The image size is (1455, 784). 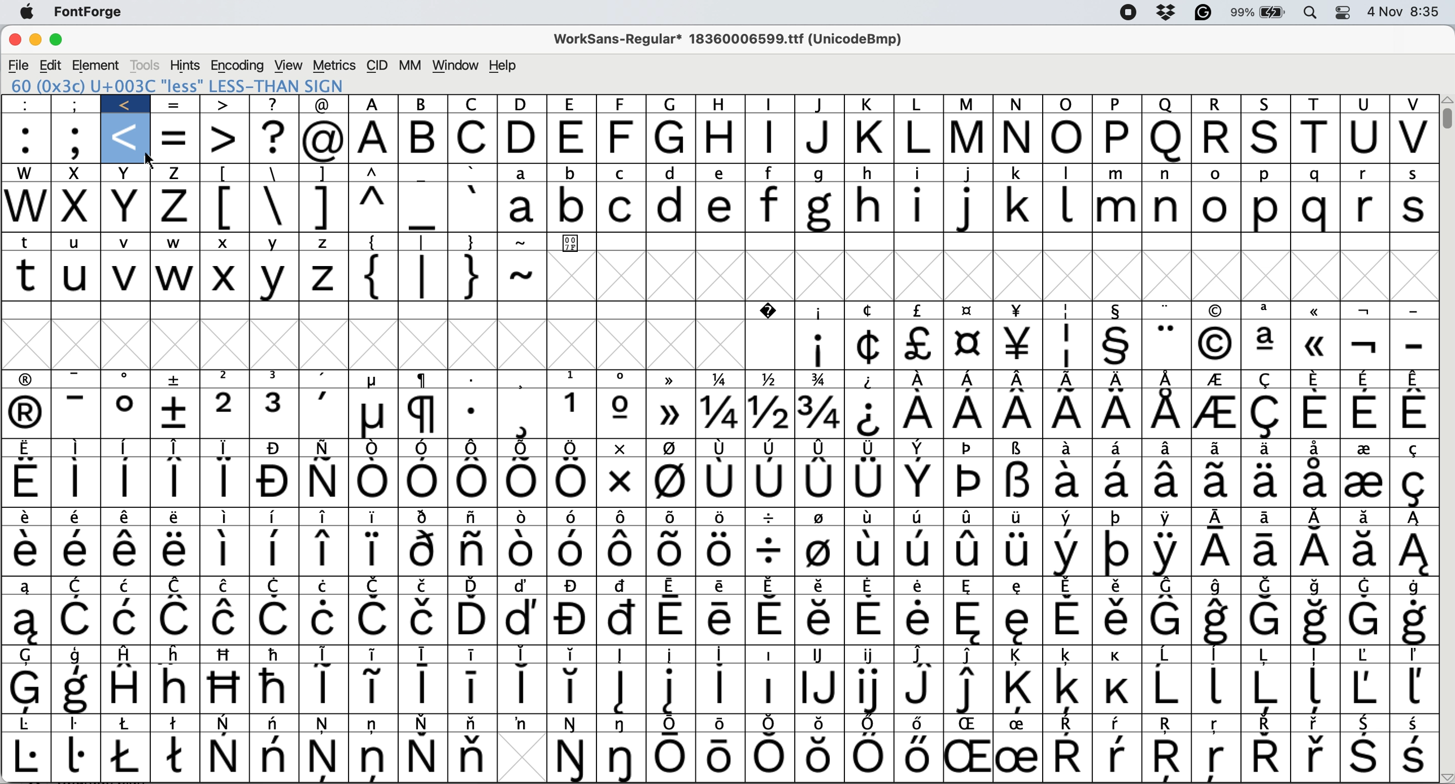 I want to click on Symbol, so click(x=721, y=378).